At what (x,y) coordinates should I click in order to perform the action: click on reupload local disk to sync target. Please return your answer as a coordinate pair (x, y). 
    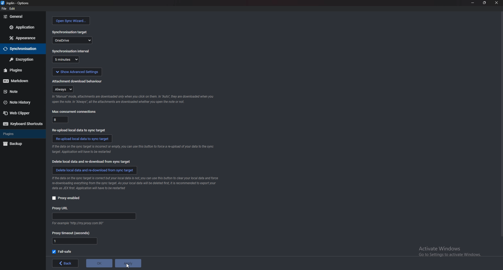
    Looking at the image, I should click on (82, 139).